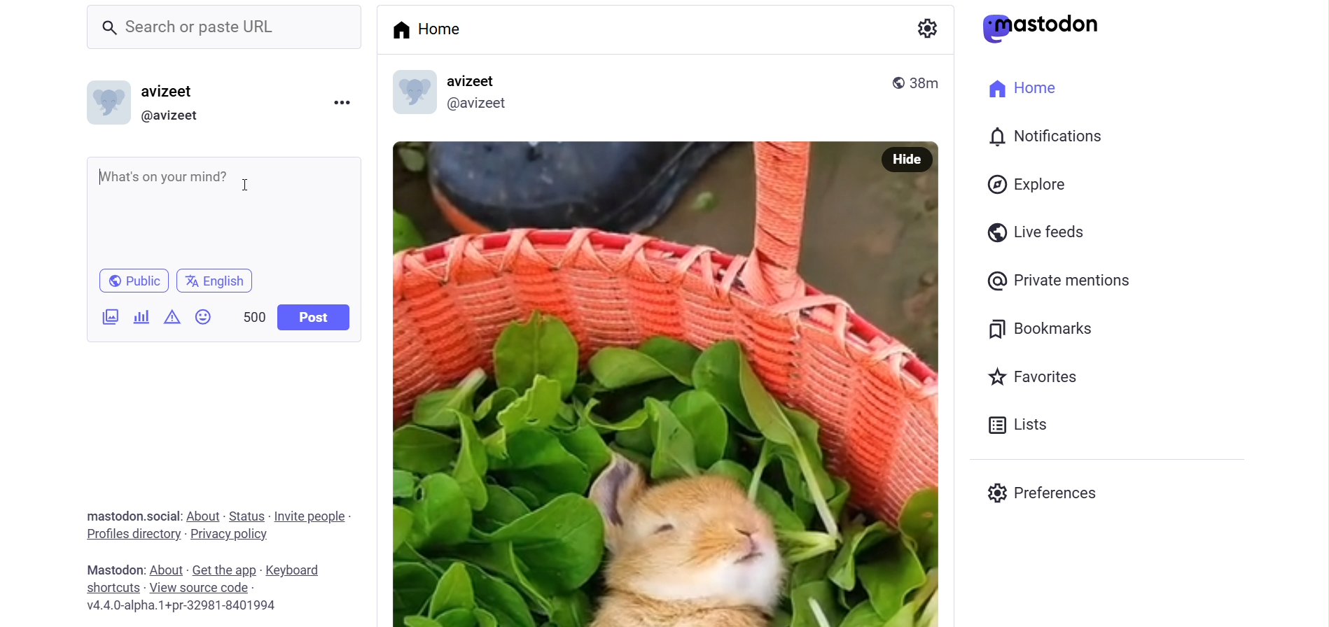  What do you see at coordinates (225, 570) in the screenshot?
I see `Get the App` at bounding box center [225, 570].